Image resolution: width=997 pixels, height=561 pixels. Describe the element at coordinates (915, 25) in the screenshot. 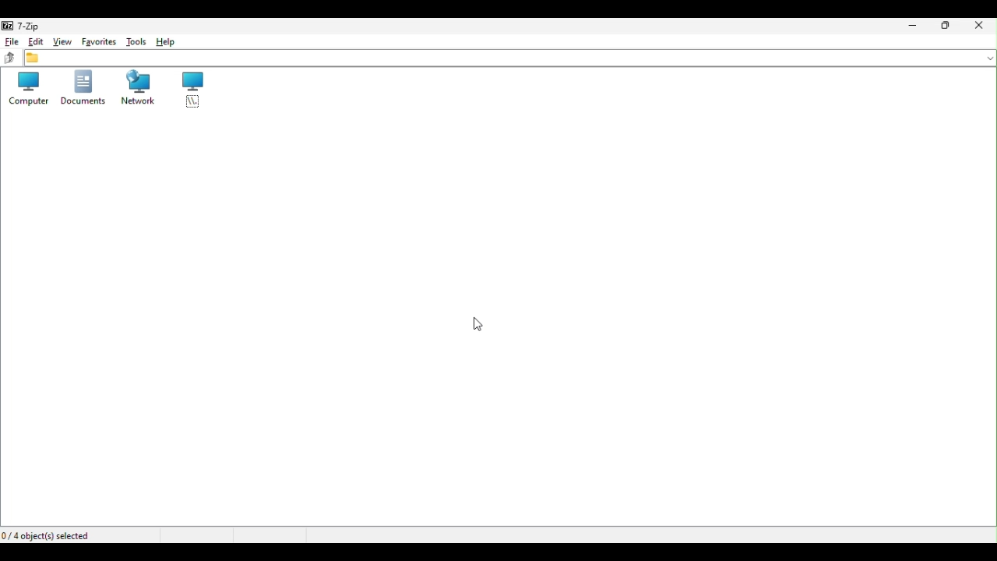

I see `minimize` at that location.